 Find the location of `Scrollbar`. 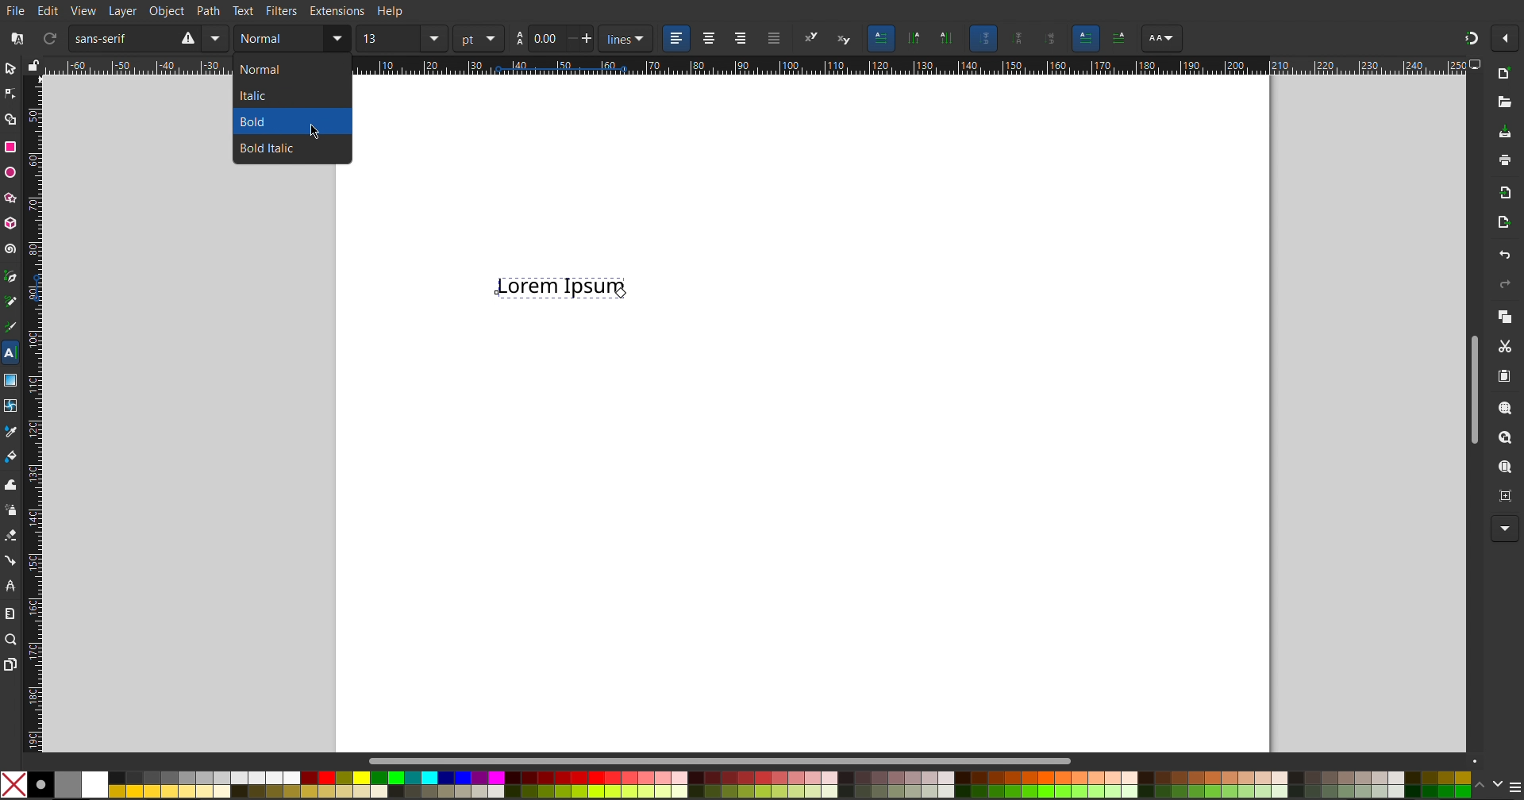

Scrollbar is located at coordinates (729, 760).